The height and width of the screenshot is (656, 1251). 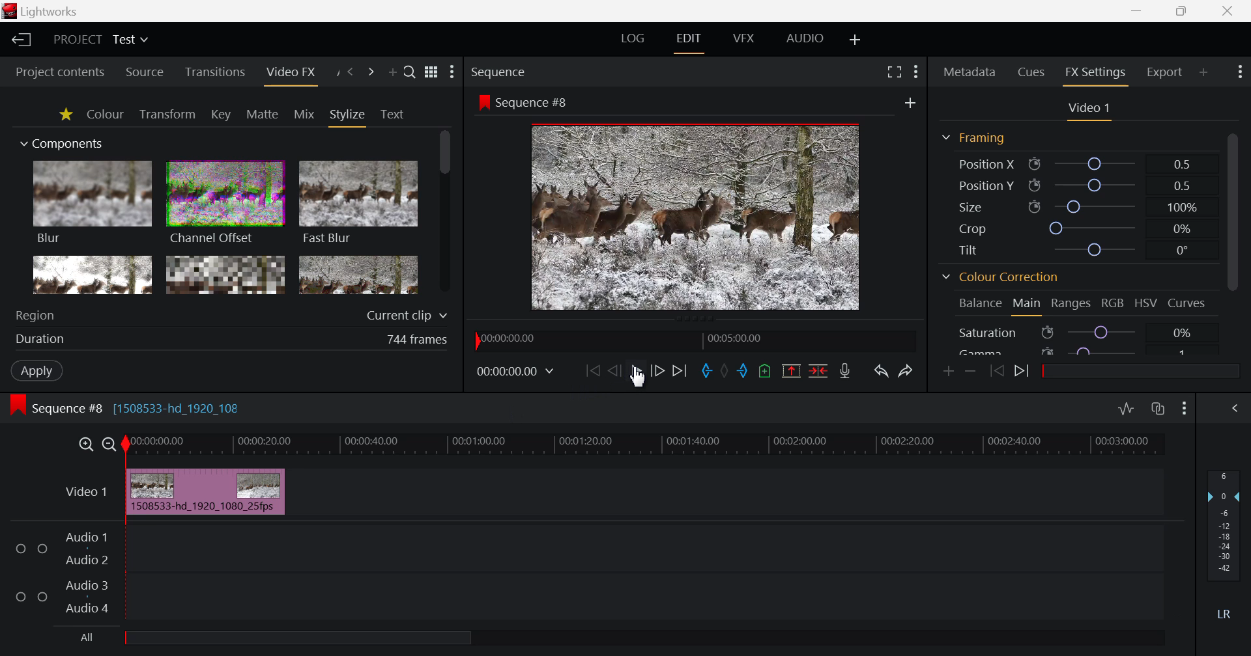 I want to click on LOG Layout, so click(x=633, y=39).